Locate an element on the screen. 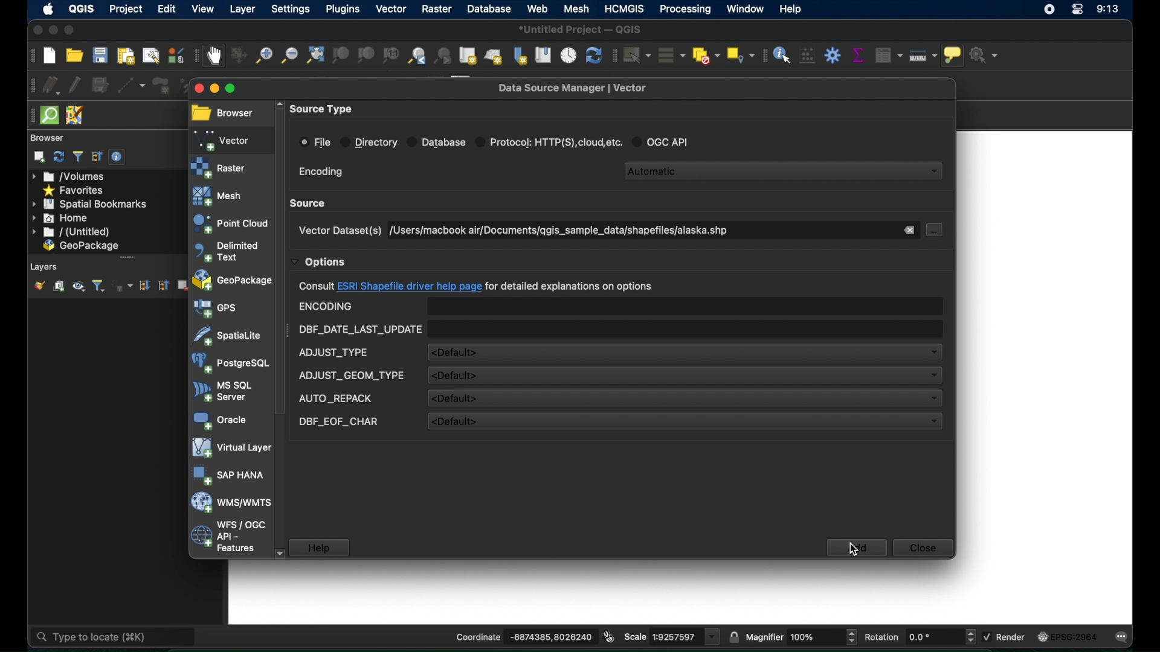  show statistical summary is located at coordinates (857, 53).